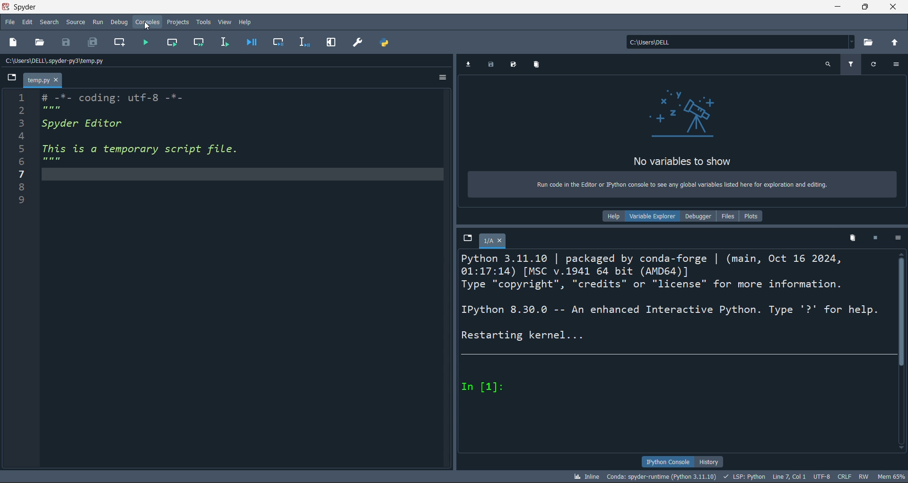 This screenshot has height=483, width=908. I want to click on close, so click(892, 7).